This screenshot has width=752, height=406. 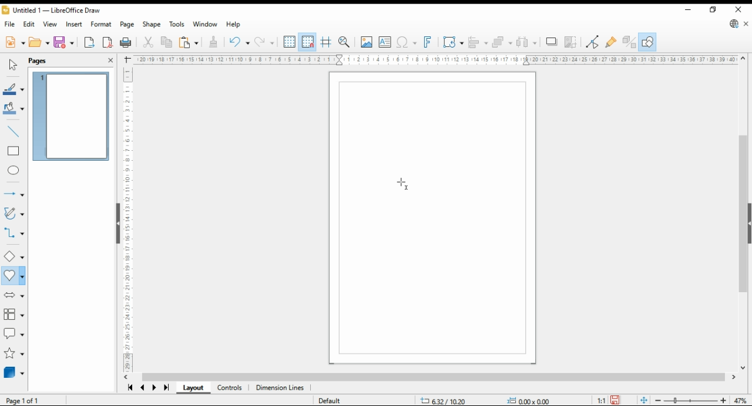 What do you see at coordinates (429, 42) in the screenshot?
I see `insert fontworks text` at bounding box center [429, 42].